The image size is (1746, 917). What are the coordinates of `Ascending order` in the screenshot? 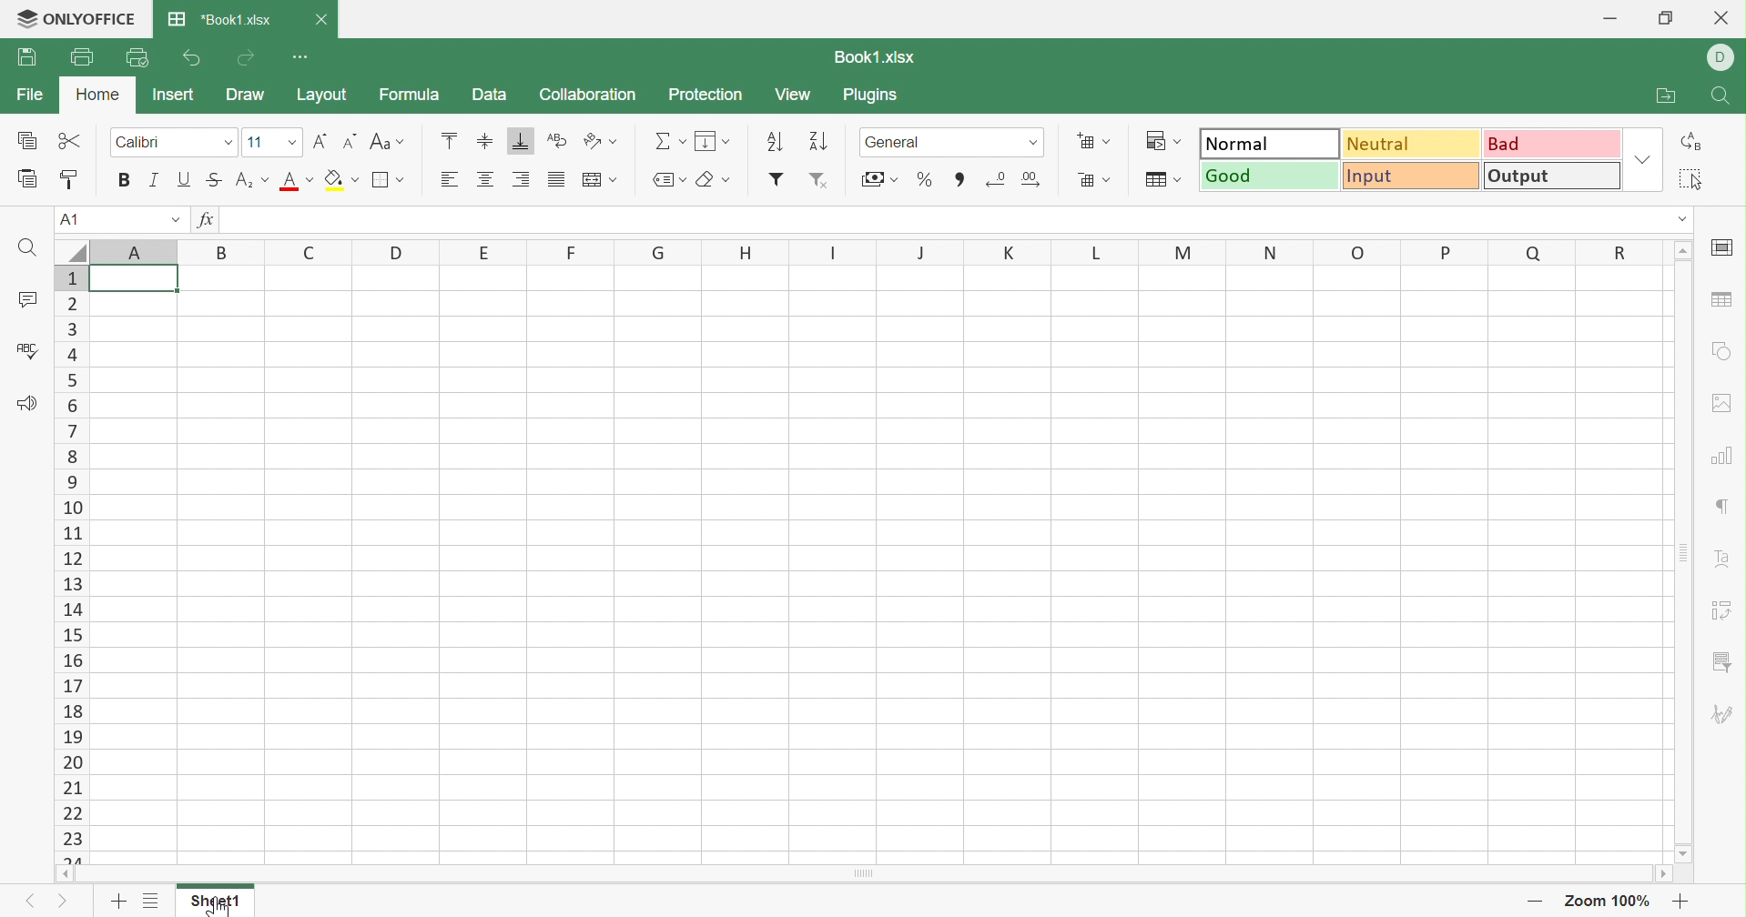 It's located at (776, 138).